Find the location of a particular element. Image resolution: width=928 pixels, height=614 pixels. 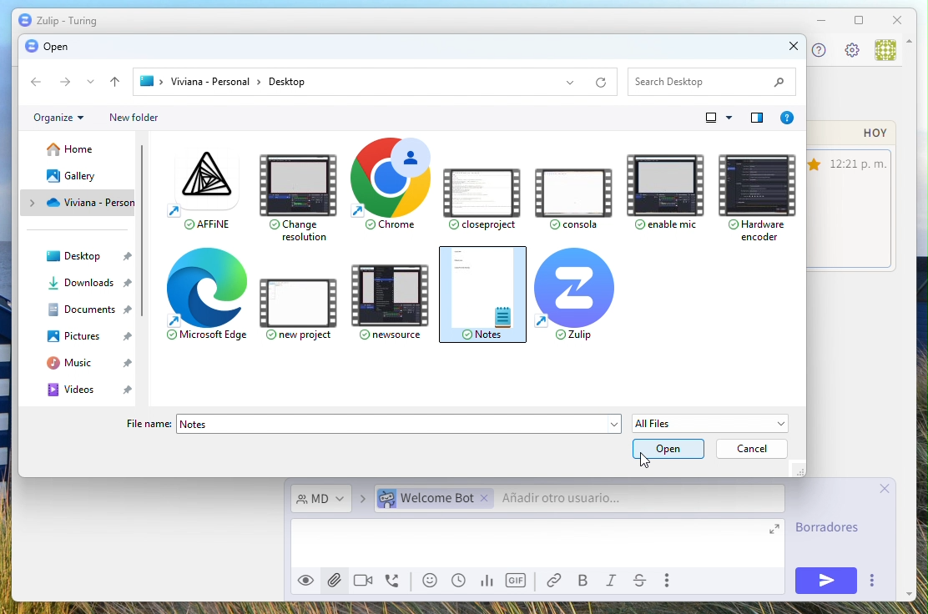

Downloads is located at coordinates (93, 283).